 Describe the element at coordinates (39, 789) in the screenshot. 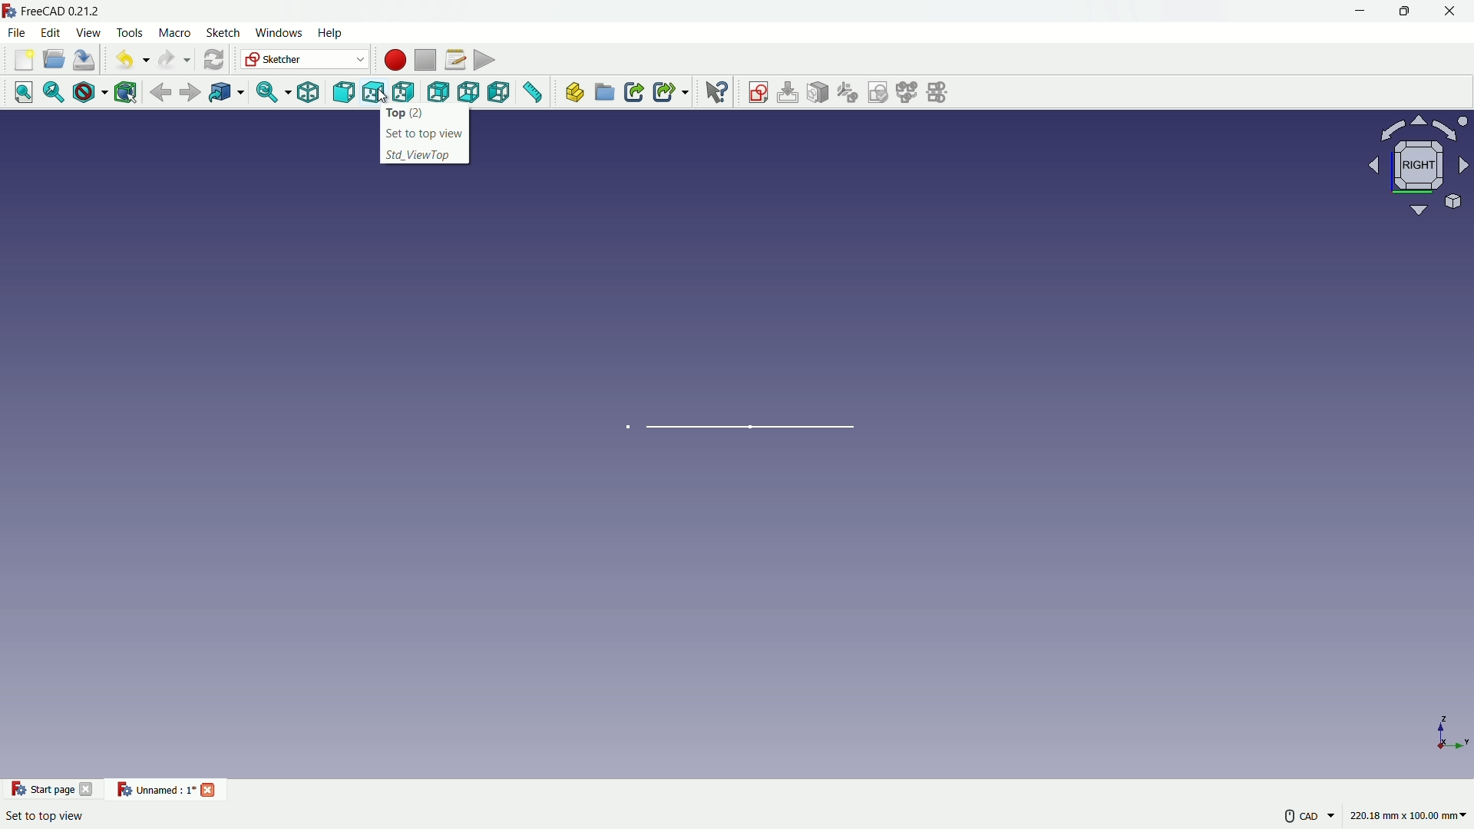

I see `start page` at that location.